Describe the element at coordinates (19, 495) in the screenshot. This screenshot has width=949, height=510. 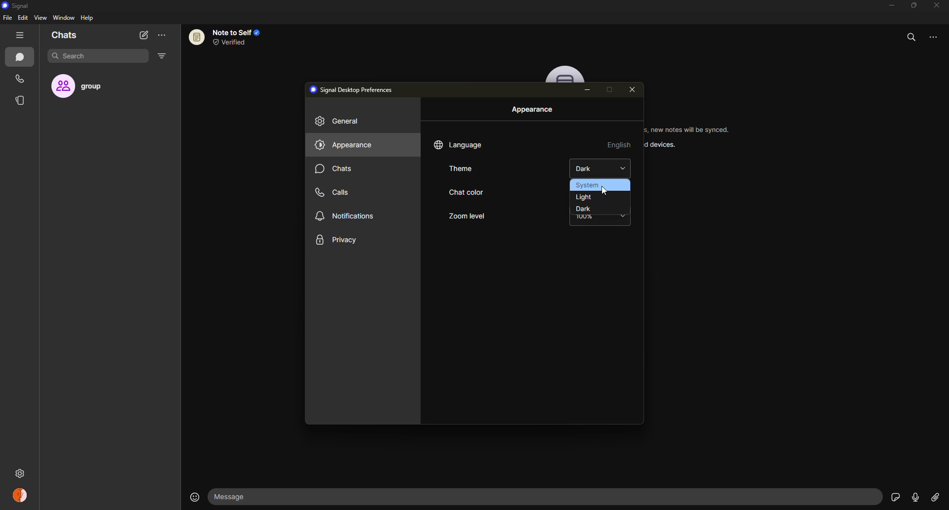
I see `profile` at that location.